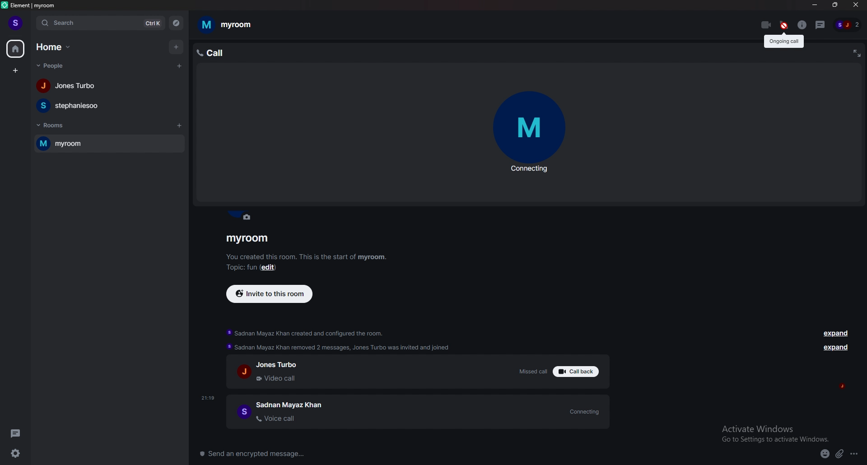  I want to click on voice call, so click(783, 23).